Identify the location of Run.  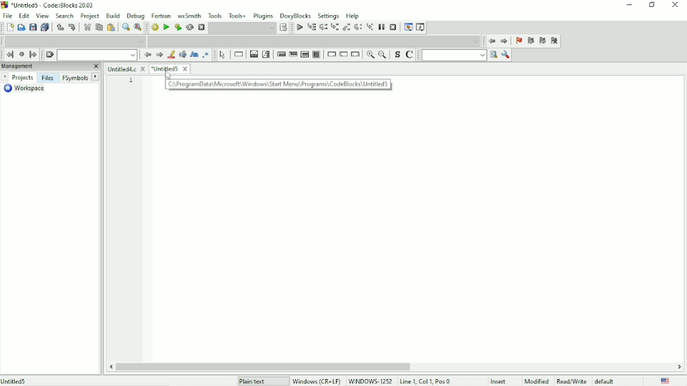
(165, 28).